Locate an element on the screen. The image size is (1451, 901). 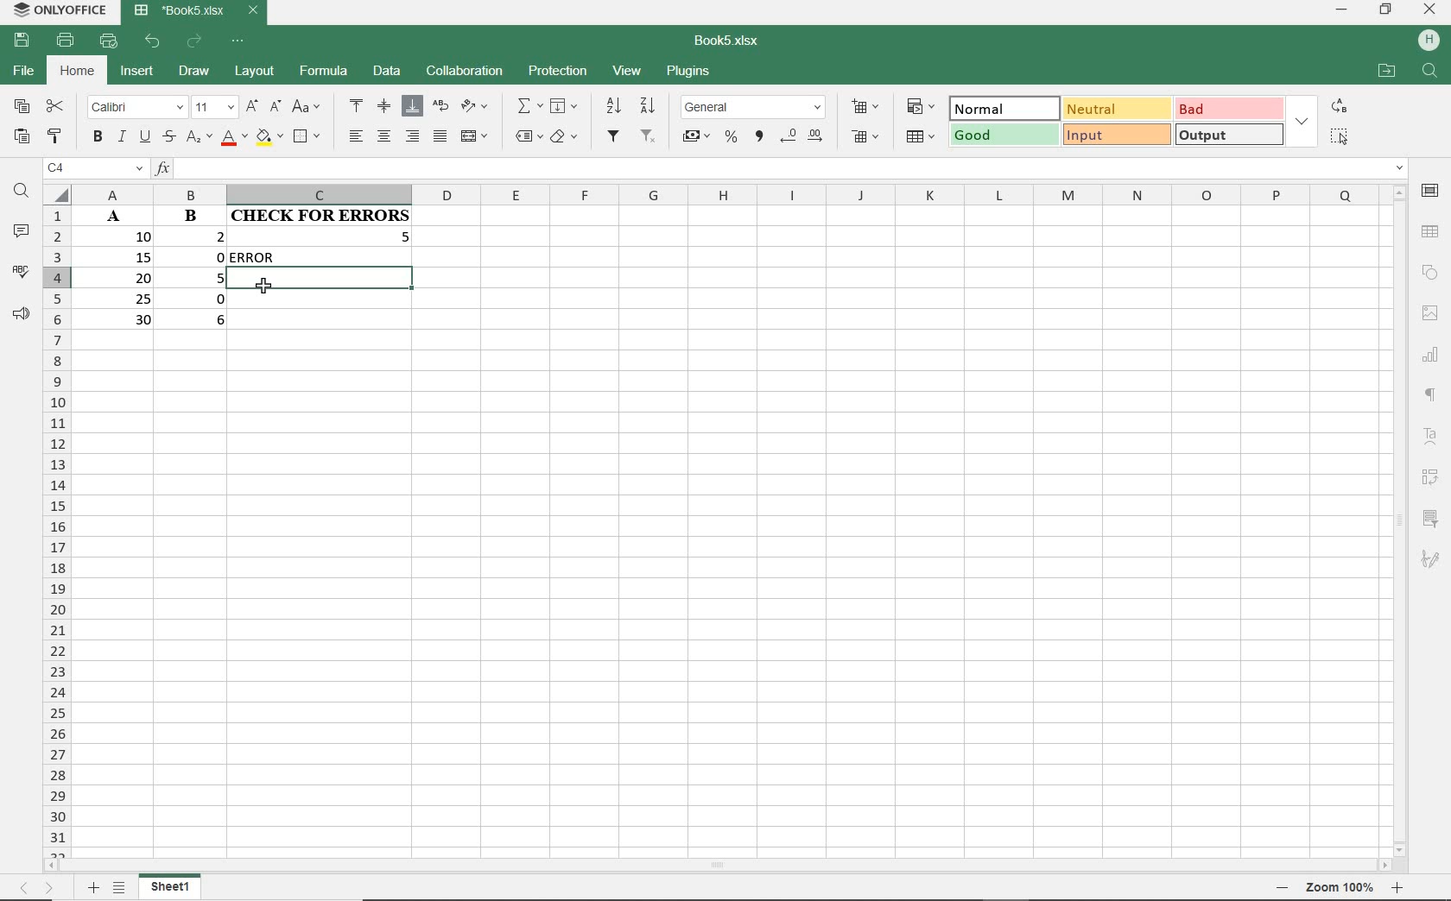
MERGE & CENTER is located at coordinates (475, 136).